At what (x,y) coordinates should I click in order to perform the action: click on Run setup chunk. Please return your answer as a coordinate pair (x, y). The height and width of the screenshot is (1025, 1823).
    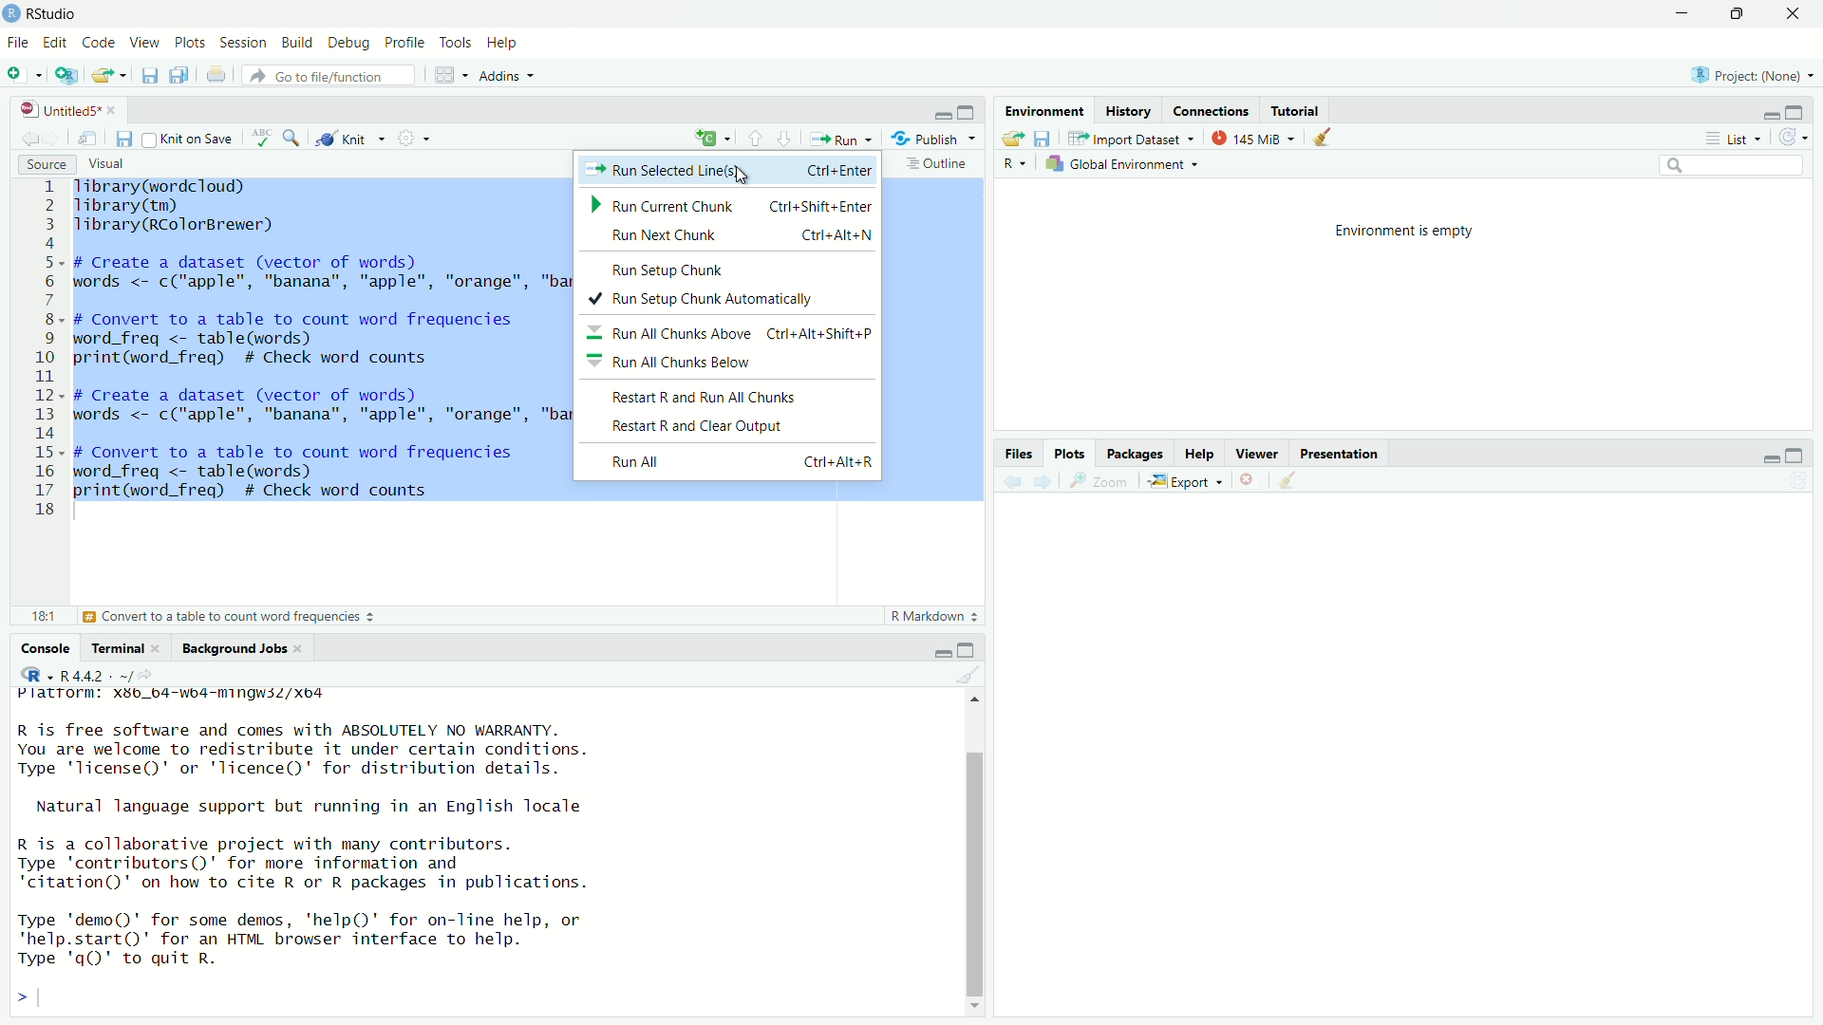
    Looking at the image, I should click on (671, 270).